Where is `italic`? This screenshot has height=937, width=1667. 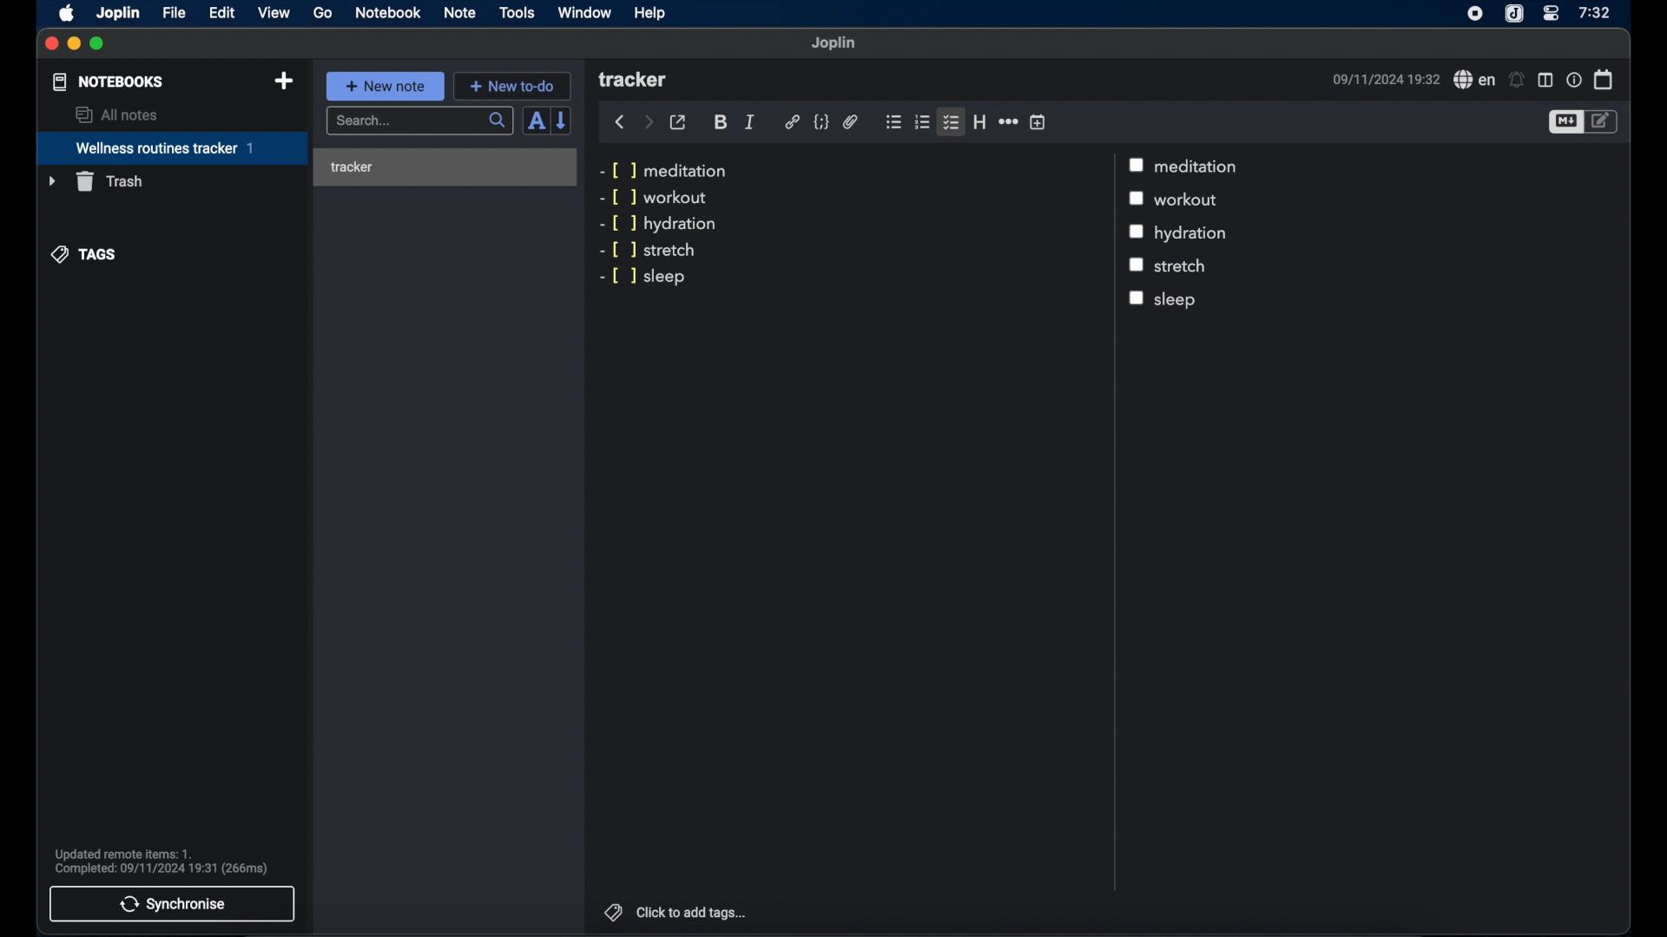
italic is located at coordinates (750, 122).